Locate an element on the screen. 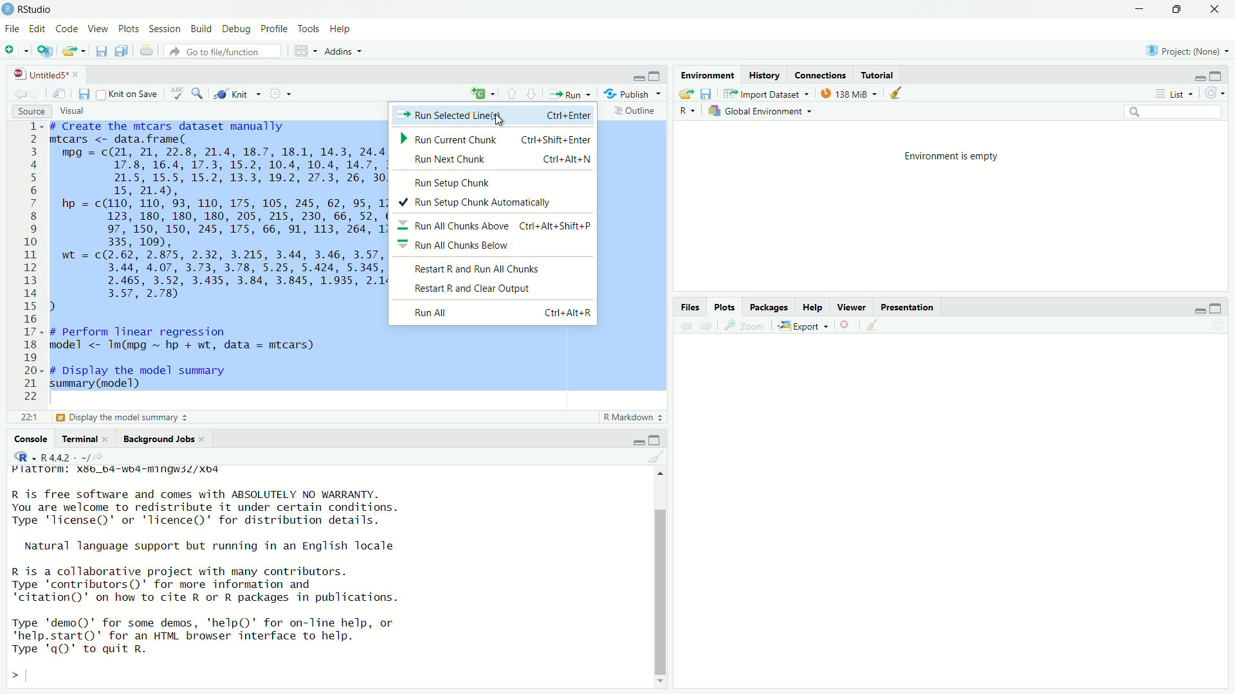  R Markdown is located at coordinates (631, 418).